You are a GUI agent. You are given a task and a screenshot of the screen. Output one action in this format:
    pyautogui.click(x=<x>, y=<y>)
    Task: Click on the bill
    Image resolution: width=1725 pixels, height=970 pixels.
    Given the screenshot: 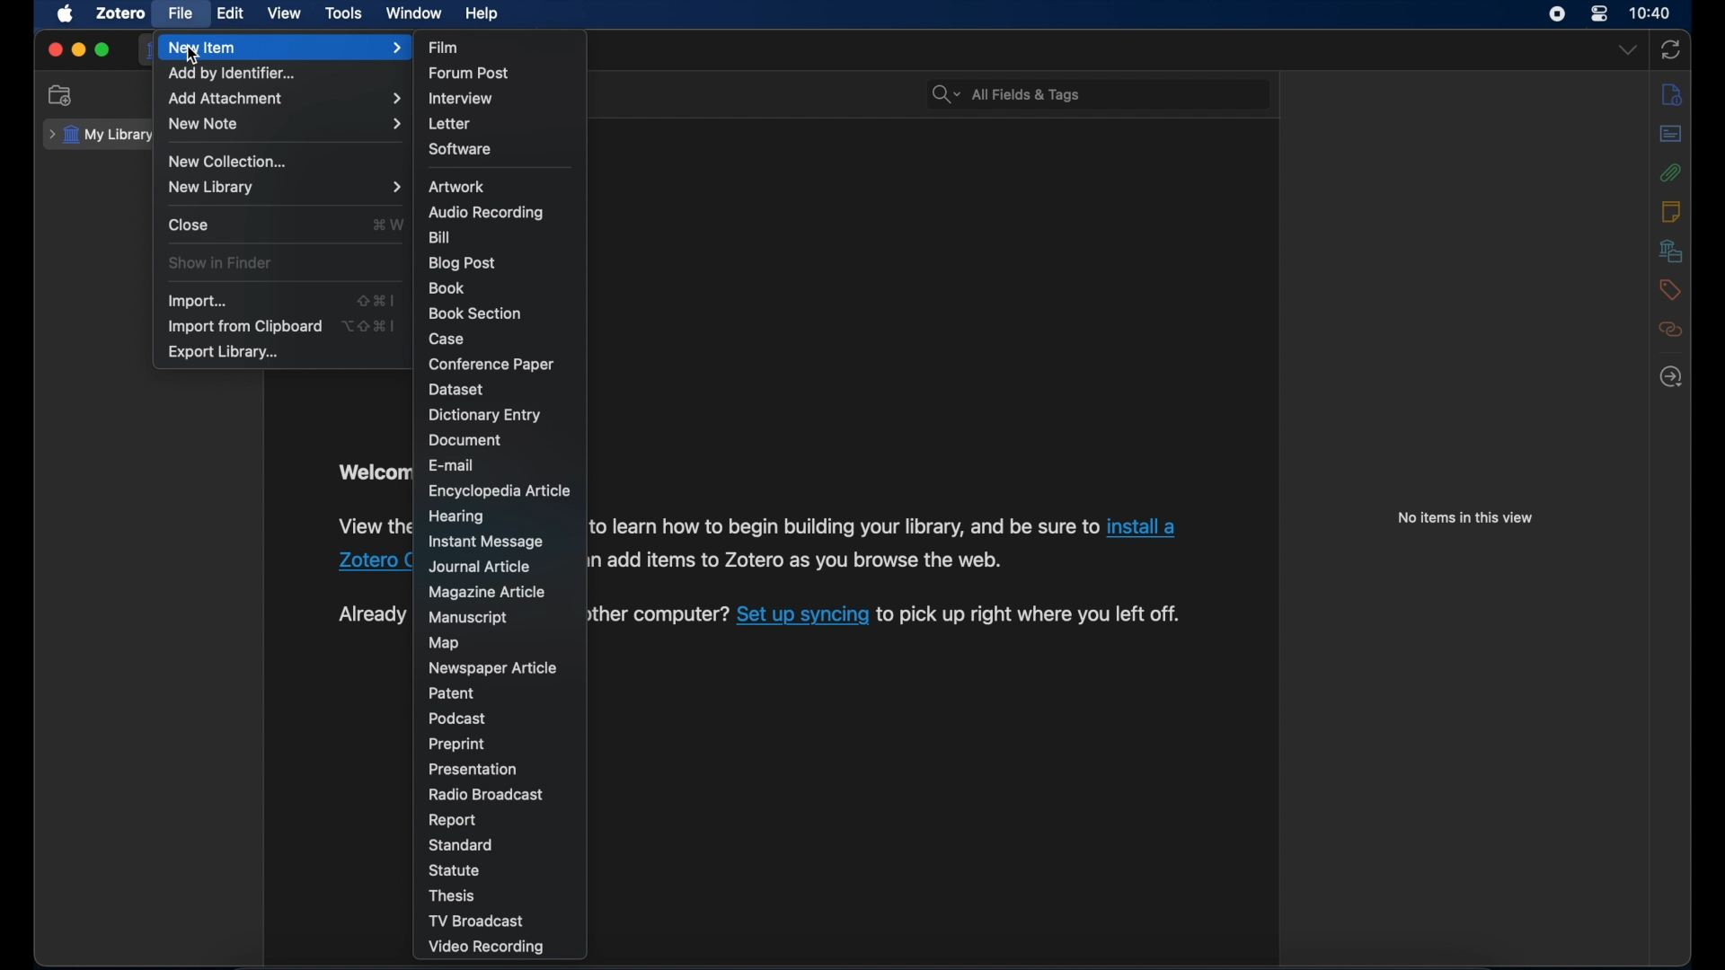 What is the action you would take?
    pyautogui.click(x=441, y=237)
    